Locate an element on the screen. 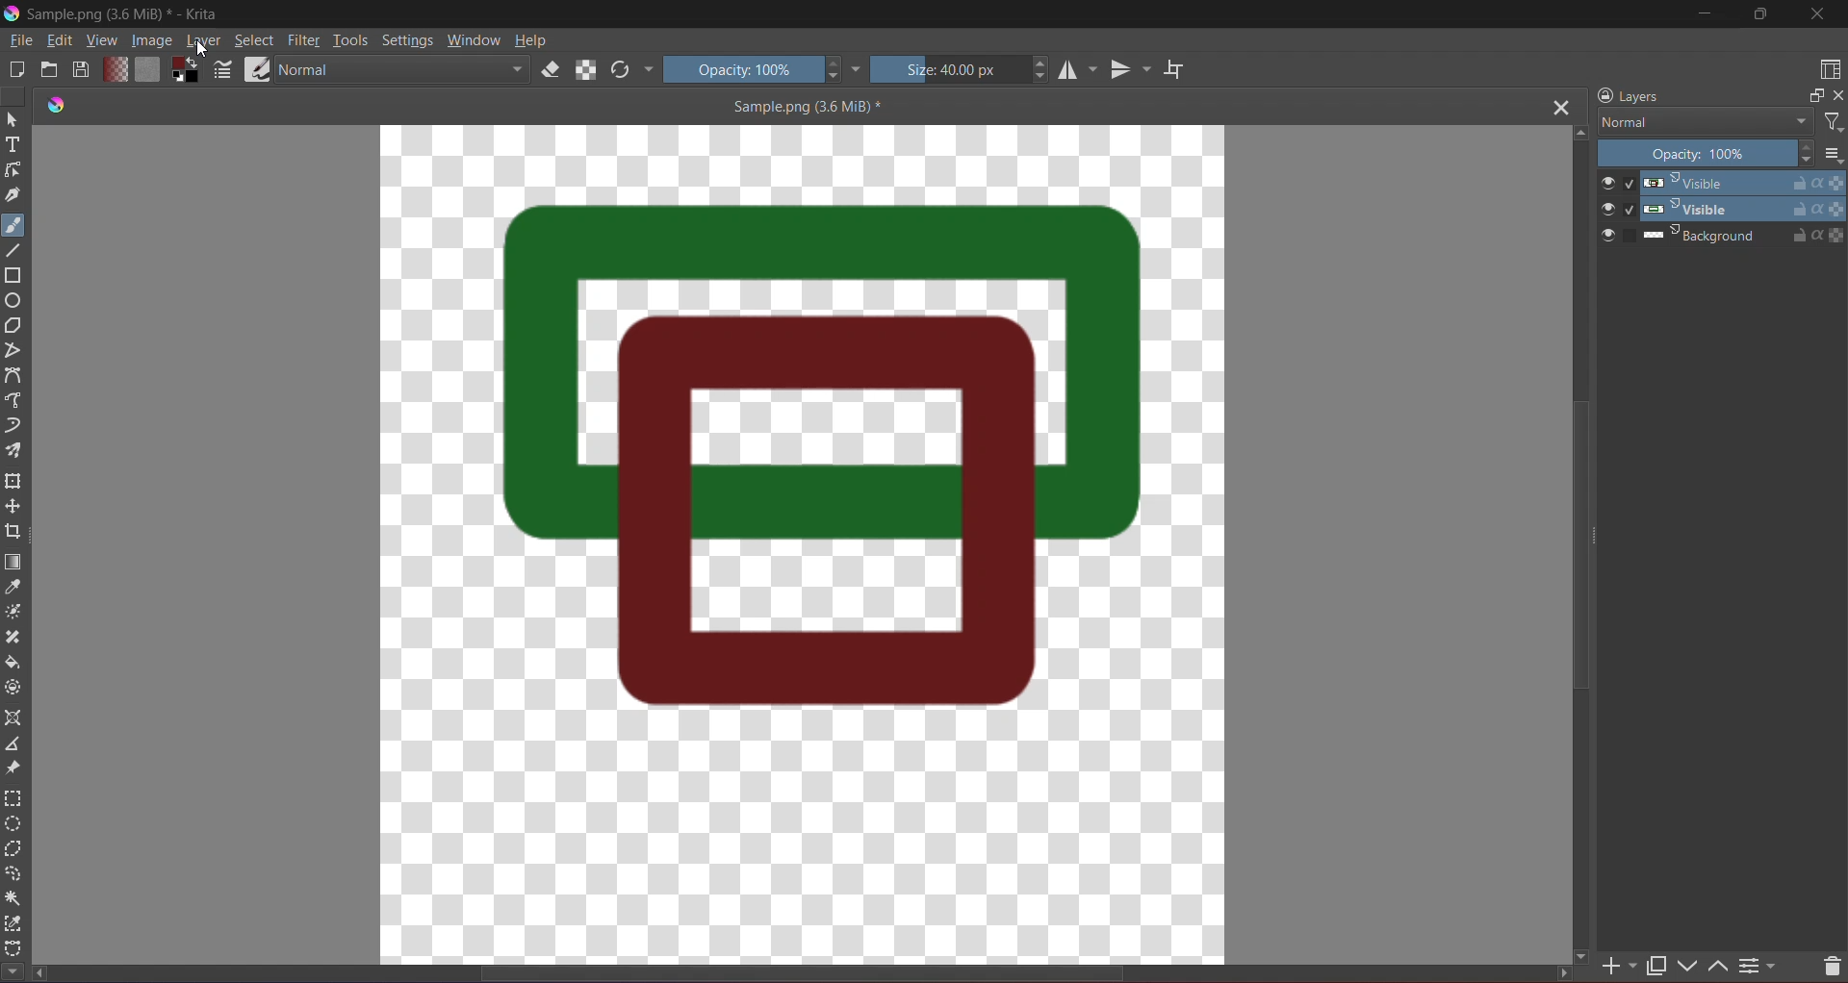 The width and height of the screenshot is (1848, 983). Freehand Brush is located at coordinates (13, 222).